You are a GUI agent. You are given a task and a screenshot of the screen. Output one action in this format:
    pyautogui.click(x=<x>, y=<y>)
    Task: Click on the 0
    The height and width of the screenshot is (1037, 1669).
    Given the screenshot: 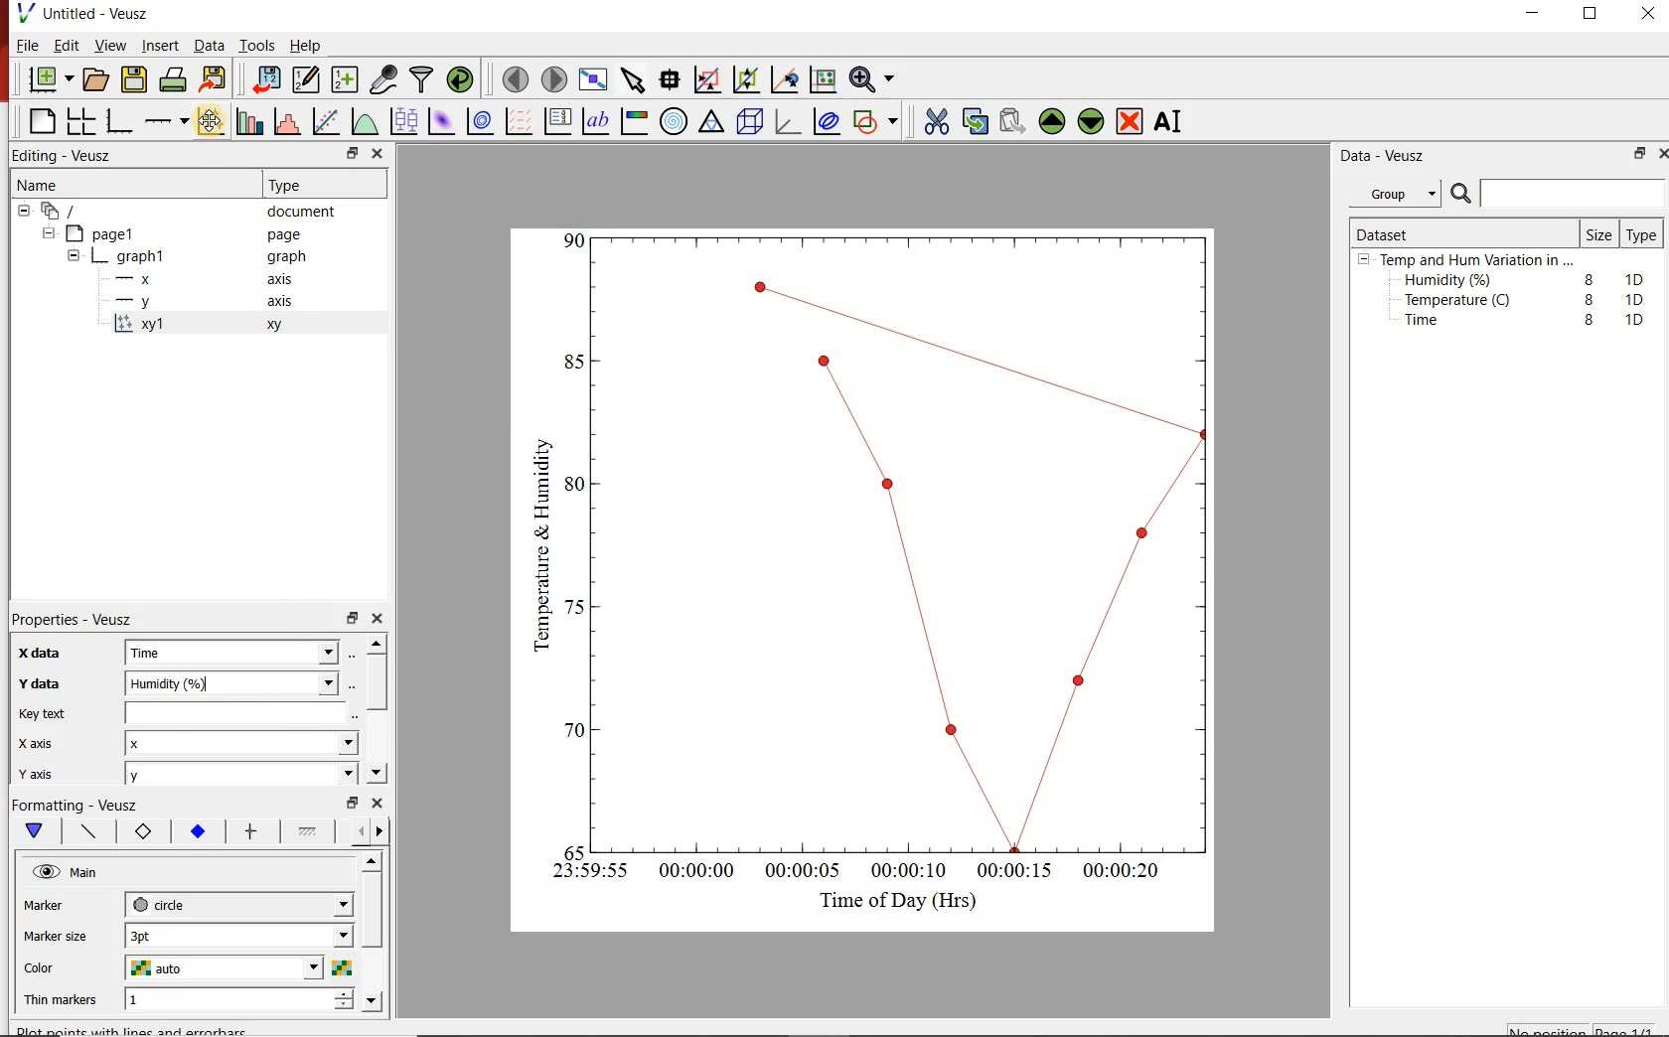 What is the action you would take?
    pyautogui.click(x=572, y=849)
    